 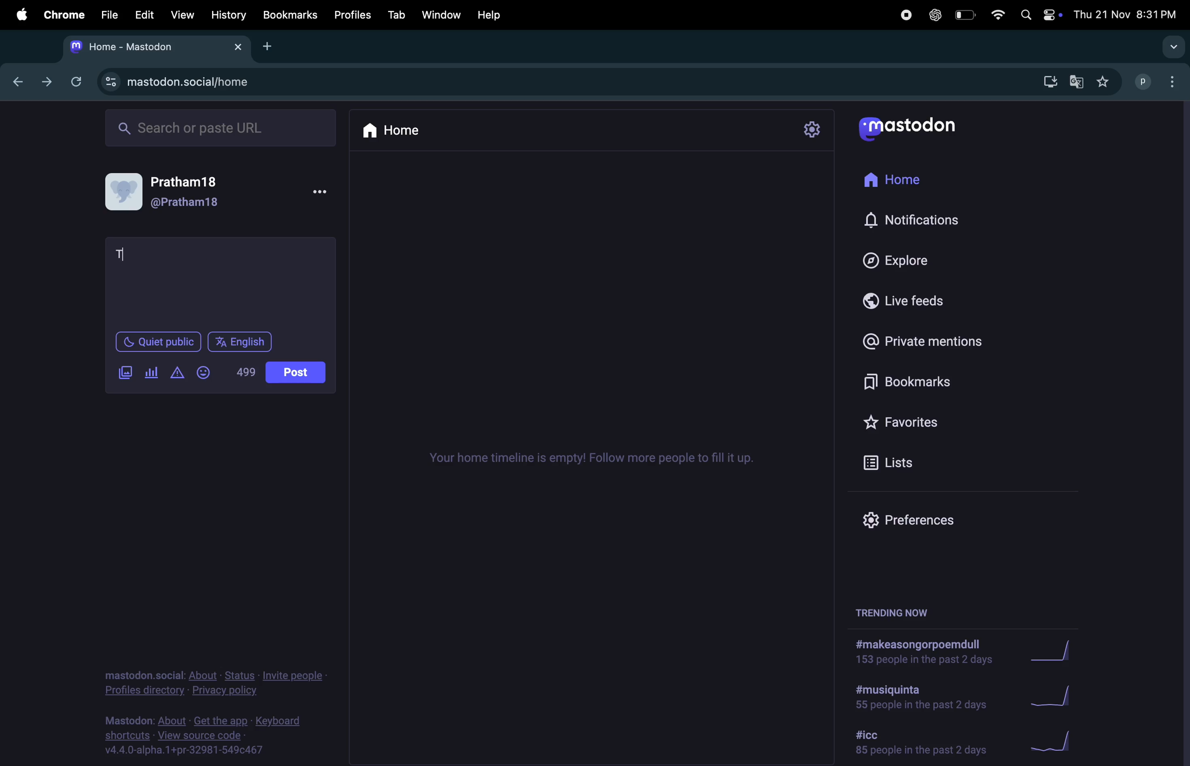 What do you see at coordinates (596, 459) in the screenshot?
I see `time line` at bounding box center [596, 459].